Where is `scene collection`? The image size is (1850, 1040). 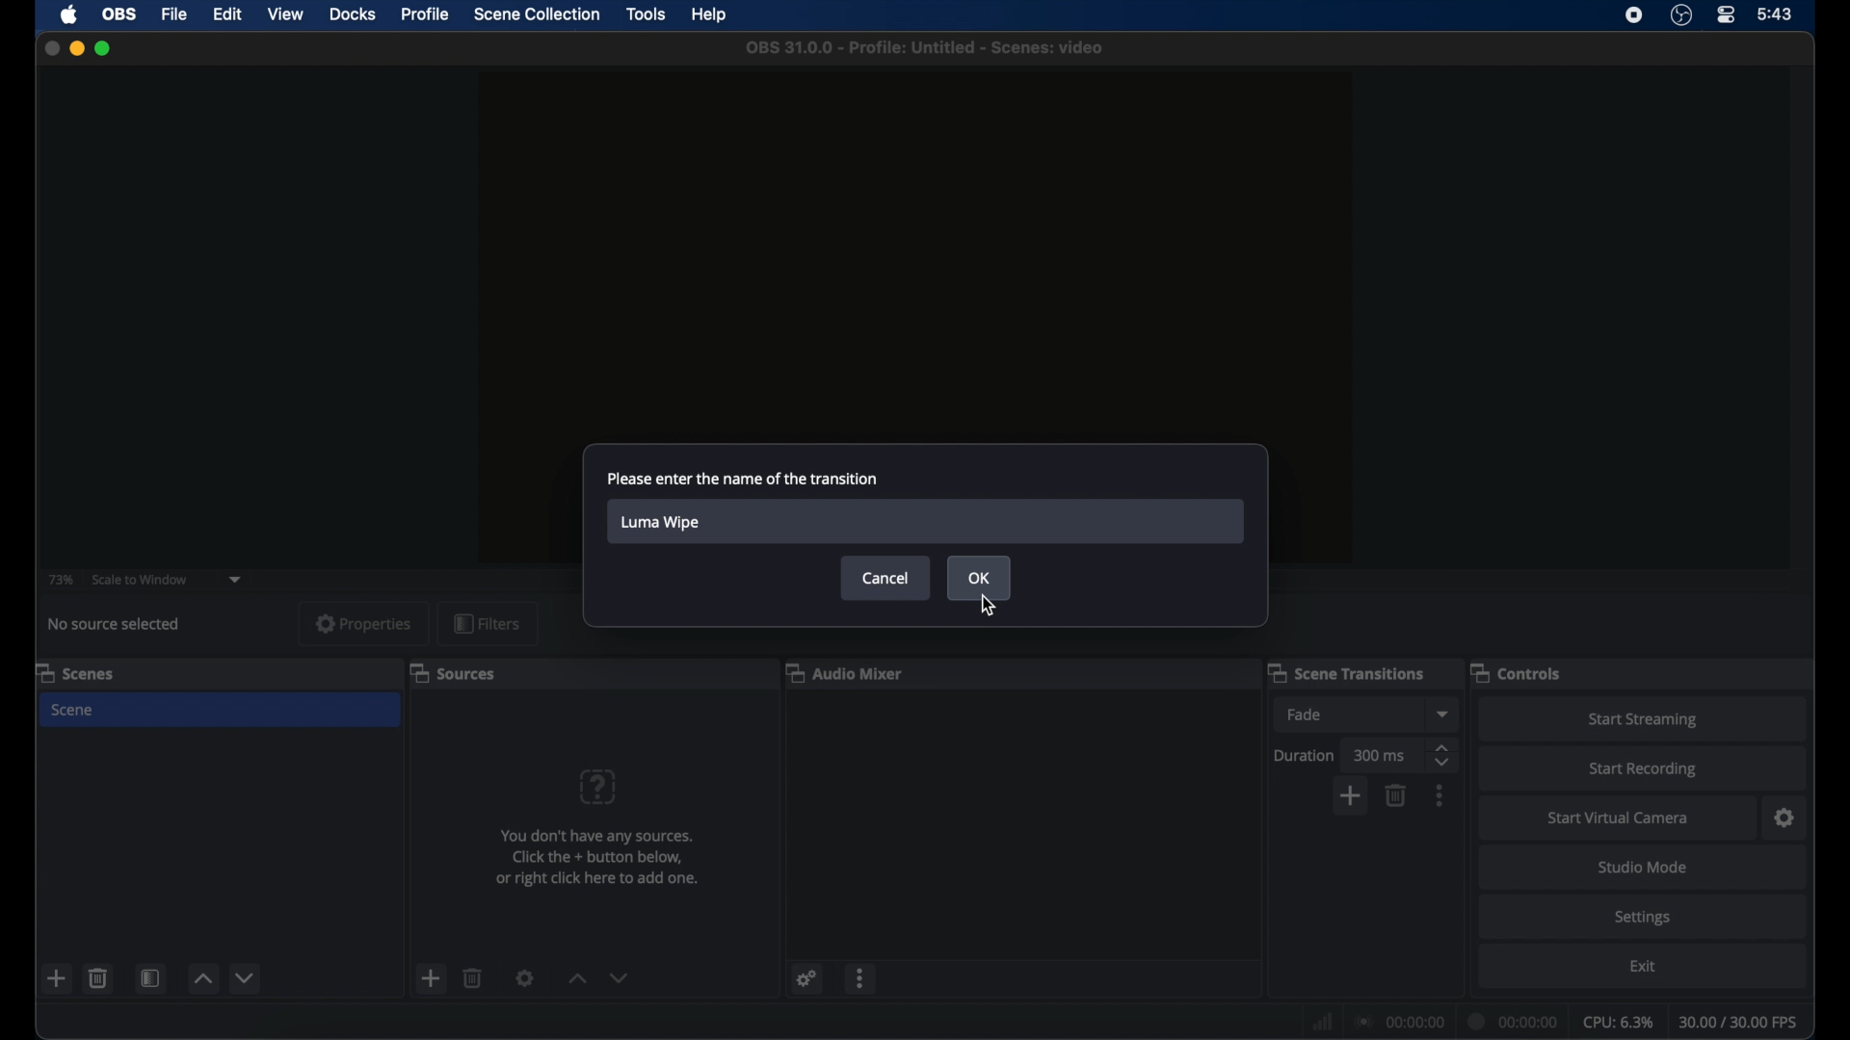 scene collection is located at coordinates (538, 13).